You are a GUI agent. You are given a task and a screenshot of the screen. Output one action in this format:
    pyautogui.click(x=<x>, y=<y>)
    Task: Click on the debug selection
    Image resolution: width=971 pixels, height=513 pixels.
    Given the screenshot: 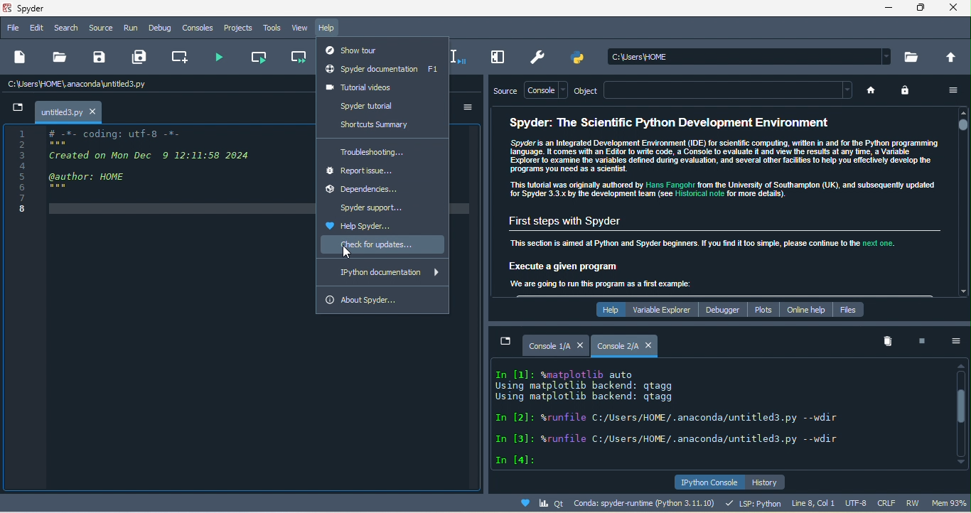 What is the action you would take?
    pyautogui.click(x=456, y=55)
    